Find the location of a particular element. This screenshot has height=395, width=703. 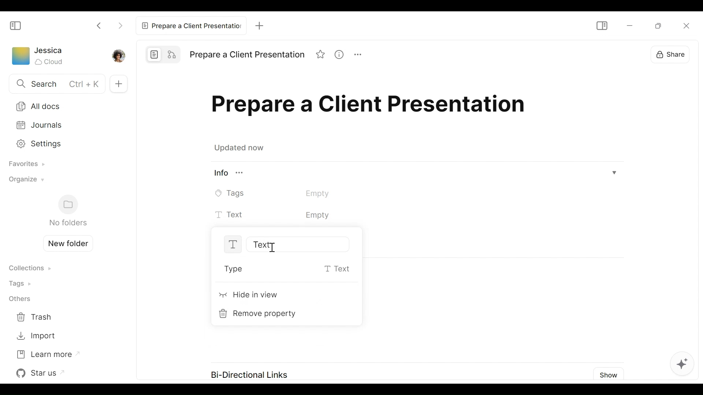

Cloud is located at coordinates (50, 62).